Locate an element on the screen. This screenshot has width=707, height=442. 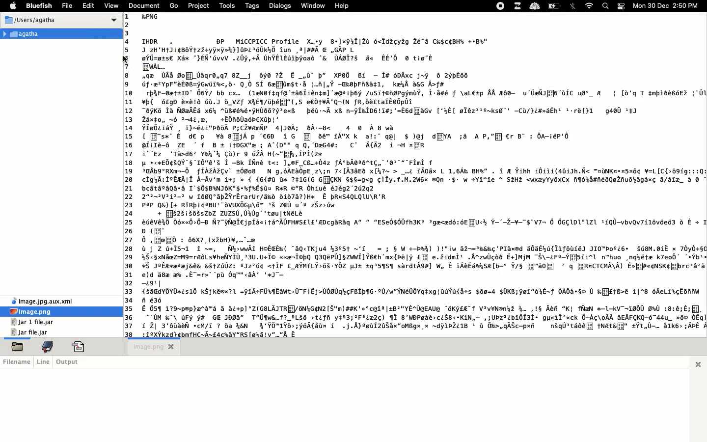
jar file jar is located at coordinates (31, 333).